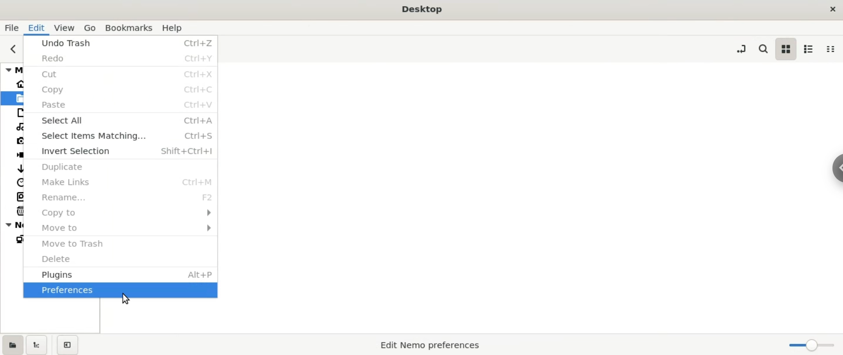 The image size is (843, 355). Describe the element at coordinates (119, 183) in the screenshot. I see `make links` at that location.